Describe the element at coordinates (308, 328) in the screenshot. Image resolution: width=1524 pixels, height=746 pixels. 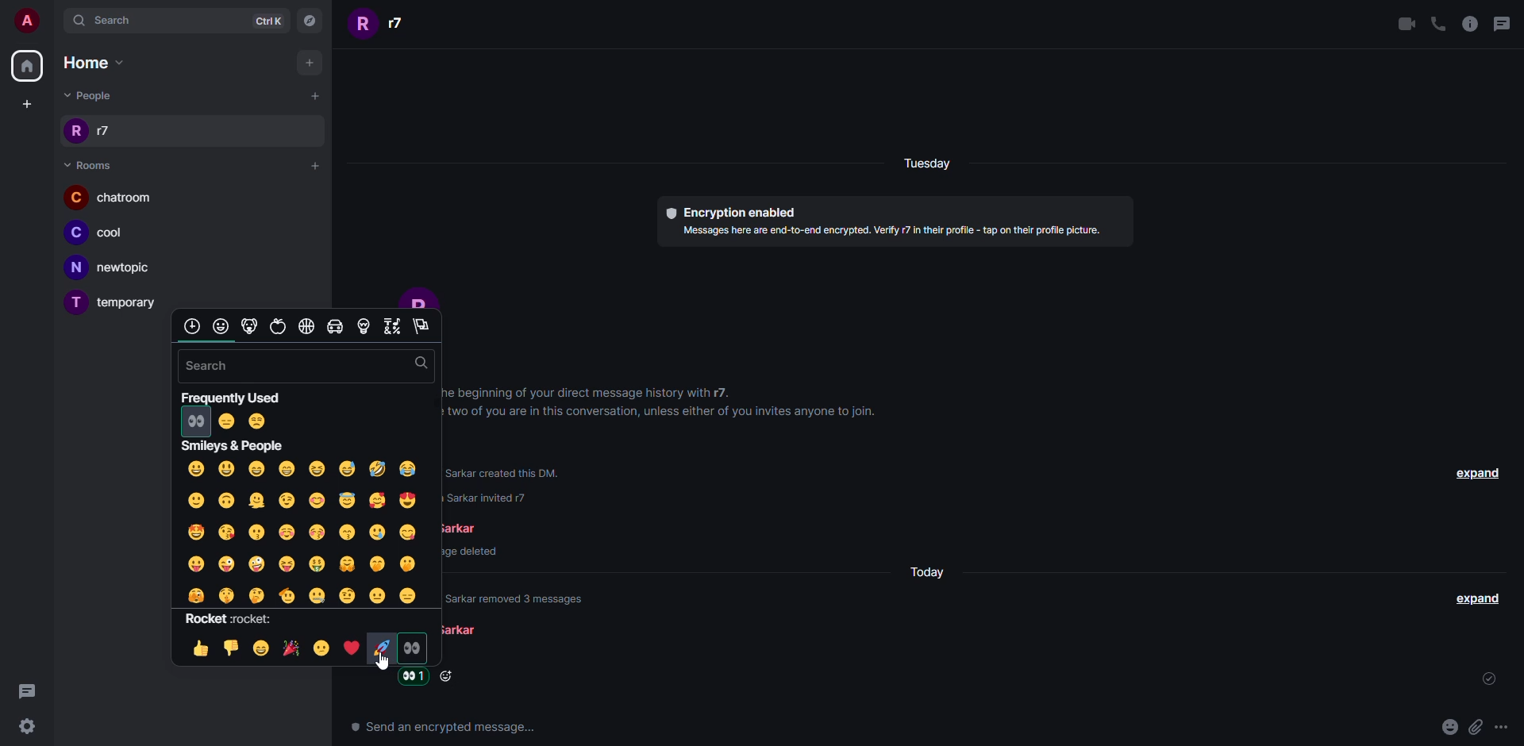
I see `category` at that location.